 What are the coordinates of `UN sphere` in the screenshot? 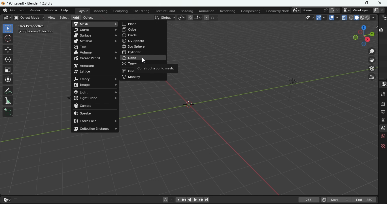 It's located at (143, 41).